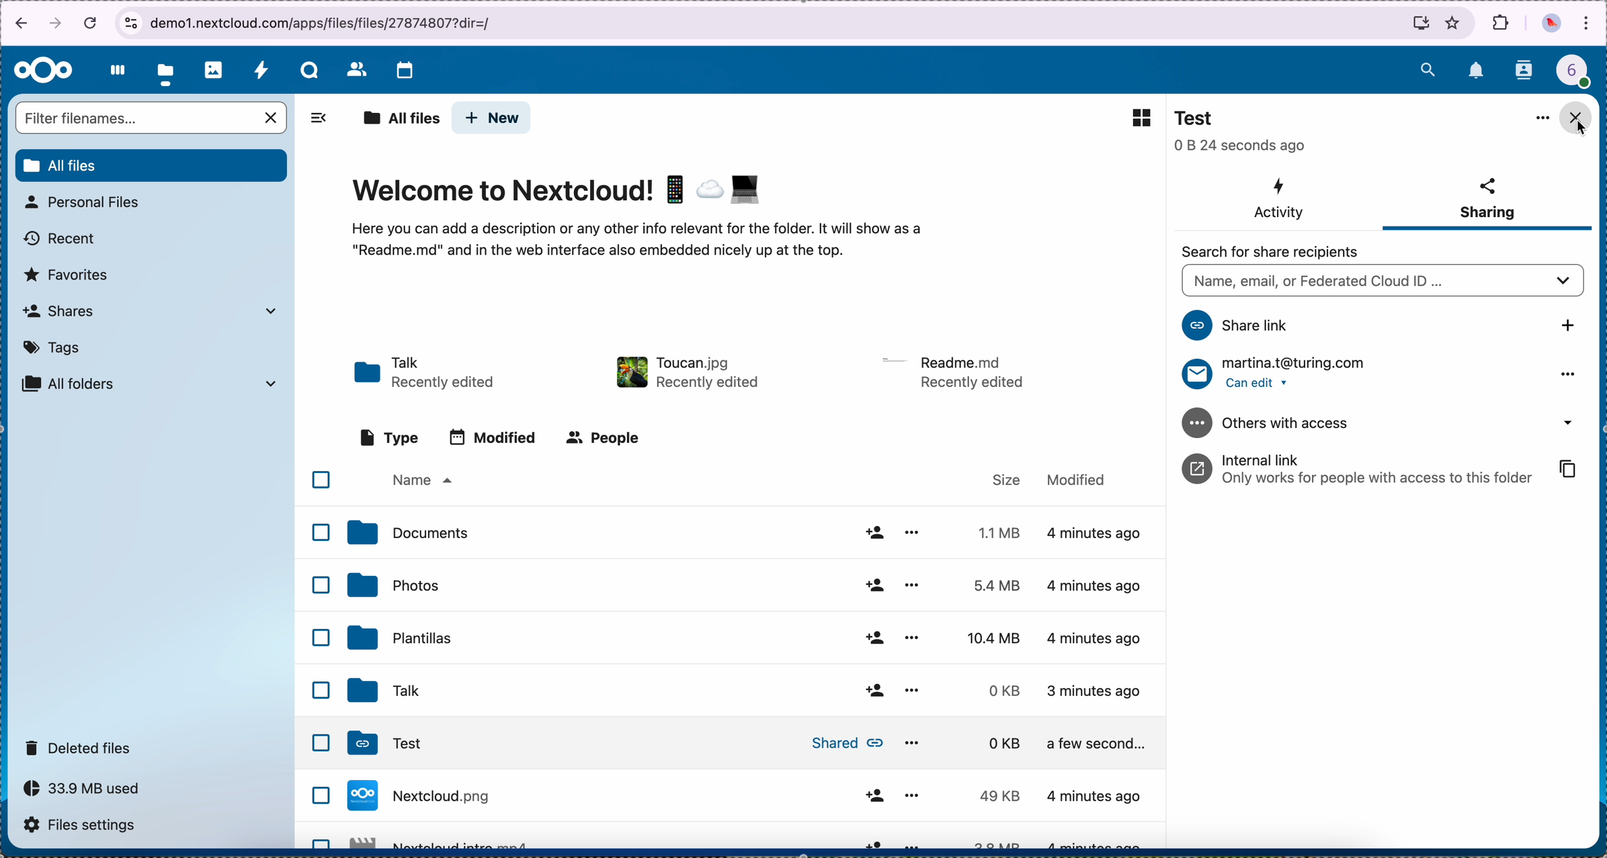 The image size is (1607, 858). Describe the element at coordinates (1576, 117) in the screenshot. I see `click on close button` at that location.